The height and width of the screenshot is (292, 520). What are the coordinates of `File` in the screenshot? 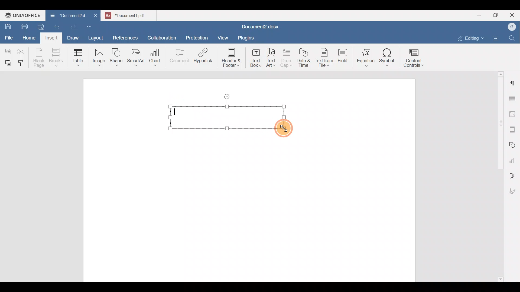 It's located at (9, 36).